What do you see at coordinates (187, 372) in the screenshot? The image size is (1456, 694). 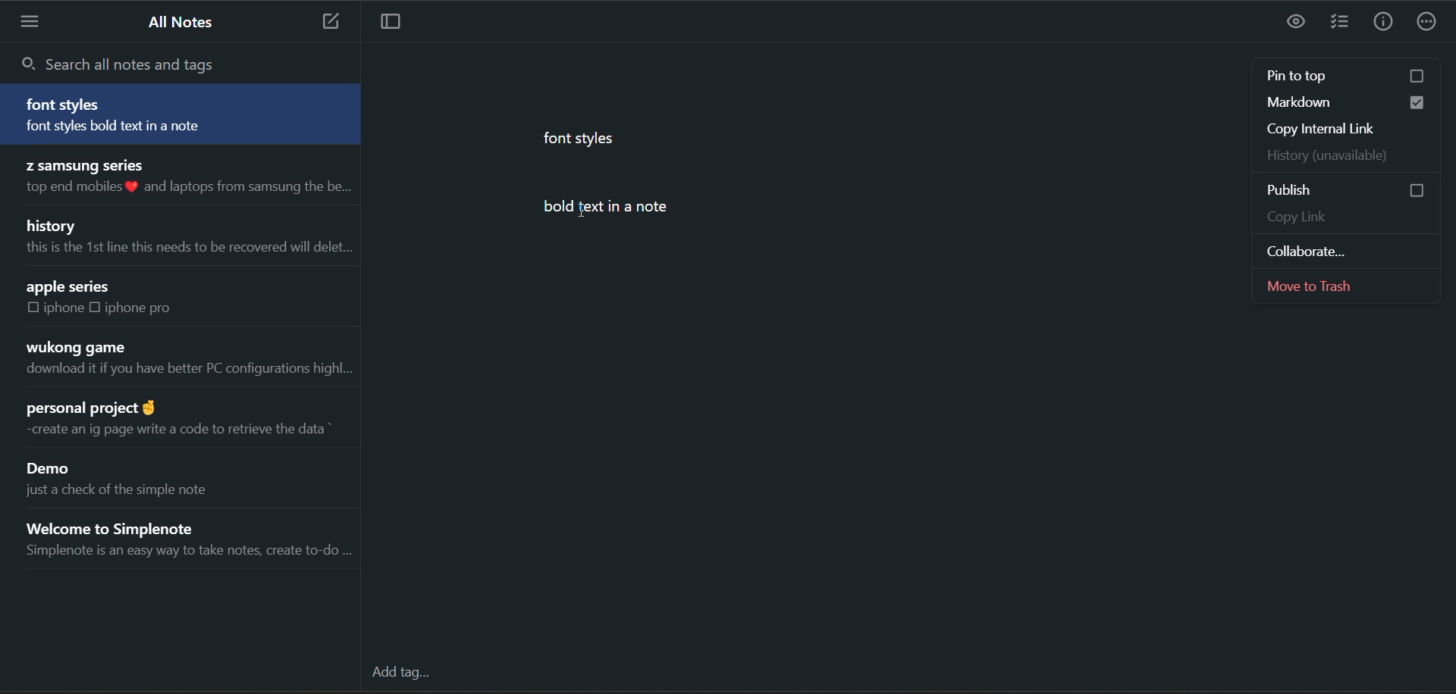 I see `download it if you have better PC configurations highl...` at bounding box center [187, 372].